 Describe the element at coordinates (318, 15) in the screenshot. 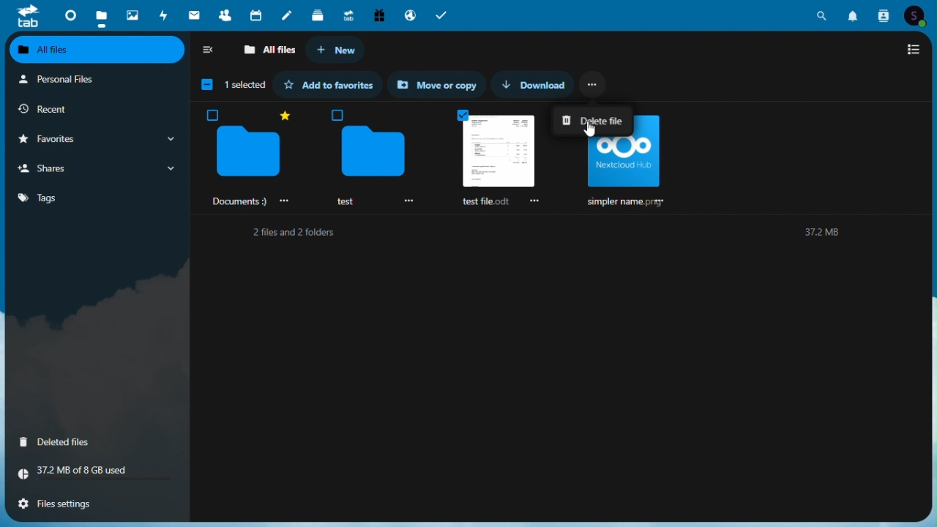

I see `deck` at that location.